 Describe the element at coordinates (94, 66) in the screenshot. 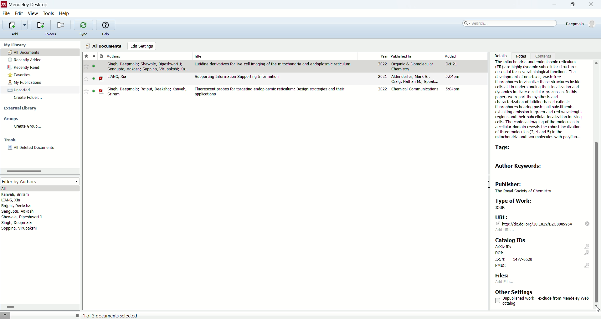

I see `unread` at that location.